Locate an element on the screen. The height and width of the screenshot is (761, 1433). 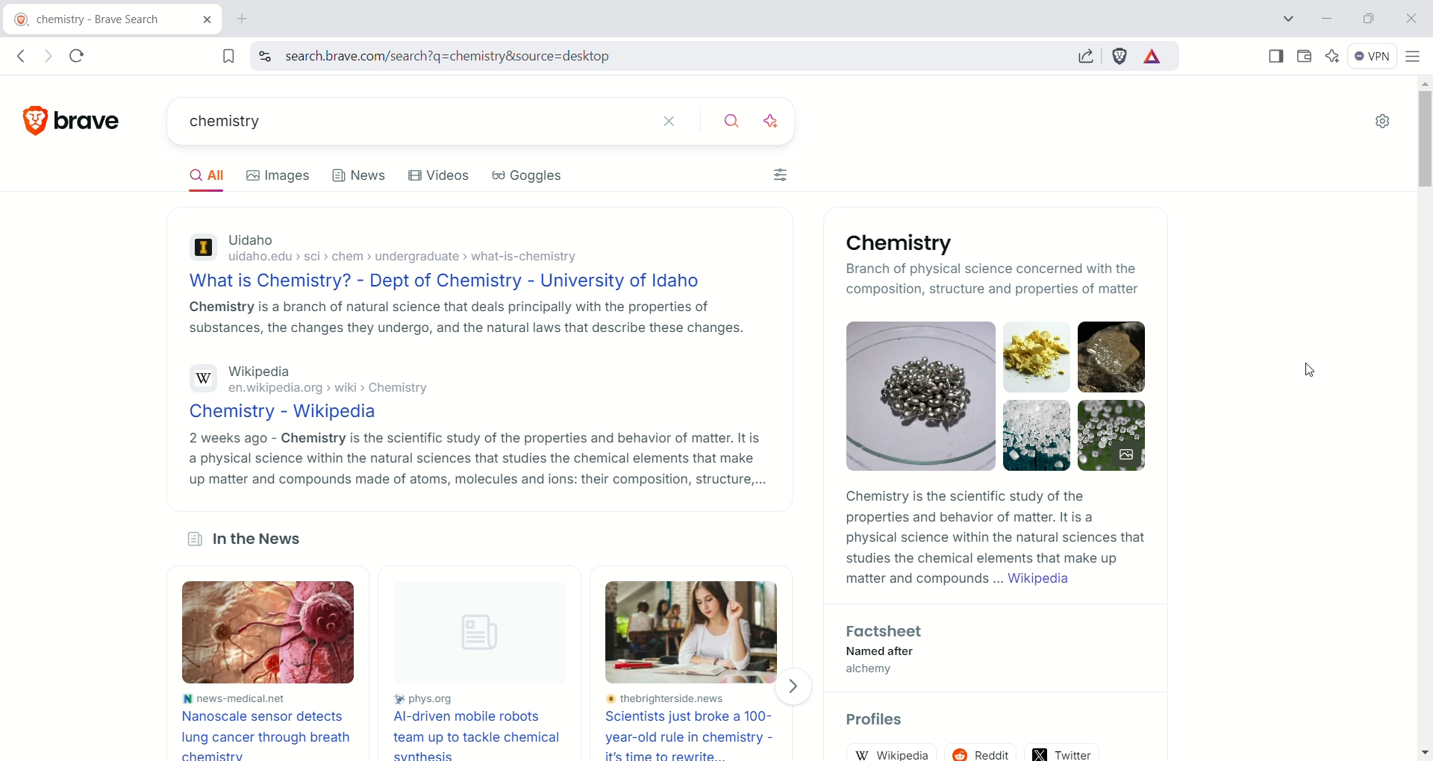
2 weeks ago - Chemistry is the scientific study of the properties and behavior of matter. It is a physical science within the natural sciences that studies the chemical elements that make up matter and compounds made of atoms, molecules and ions: their composition, structure, is located at coordinates (475, 459).